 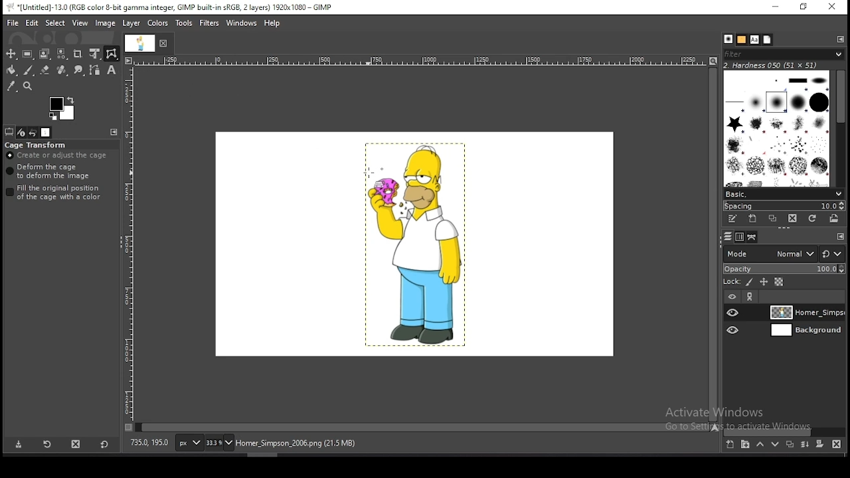 What do you see at coordinates (790, 446) in the screenshot?
I see `duplicate layer` at bounding box center [790, 446].